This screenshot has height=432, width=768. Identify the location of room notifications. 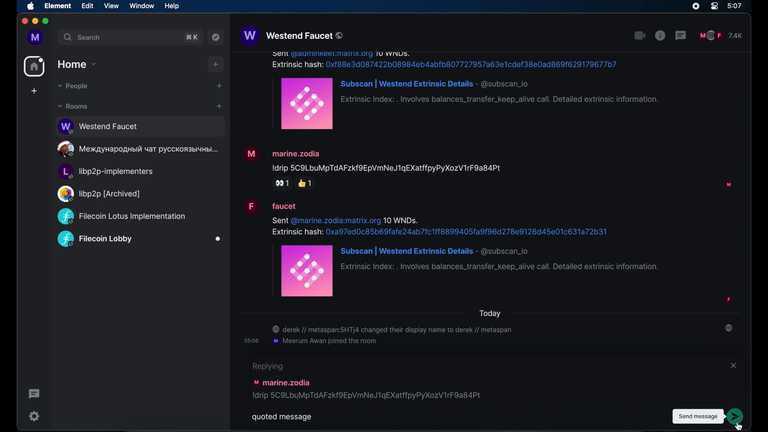
(492, 336).